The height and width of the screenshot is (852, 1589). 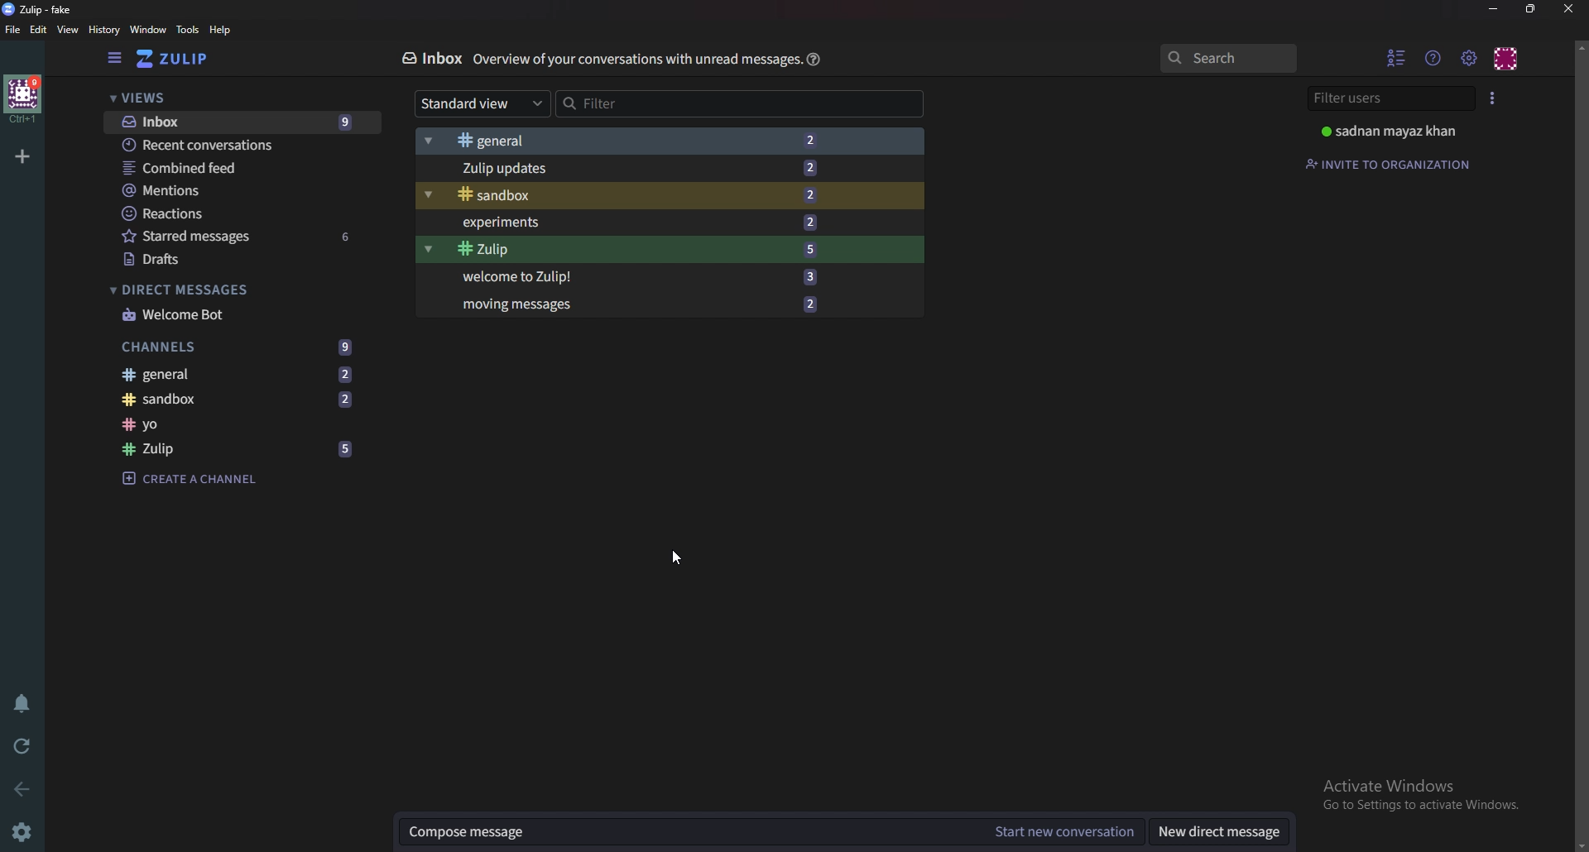 What do you see at coordinates (231, 146) in the screenshot?
I see `Recent conversations` at bounding box center [231, 146].